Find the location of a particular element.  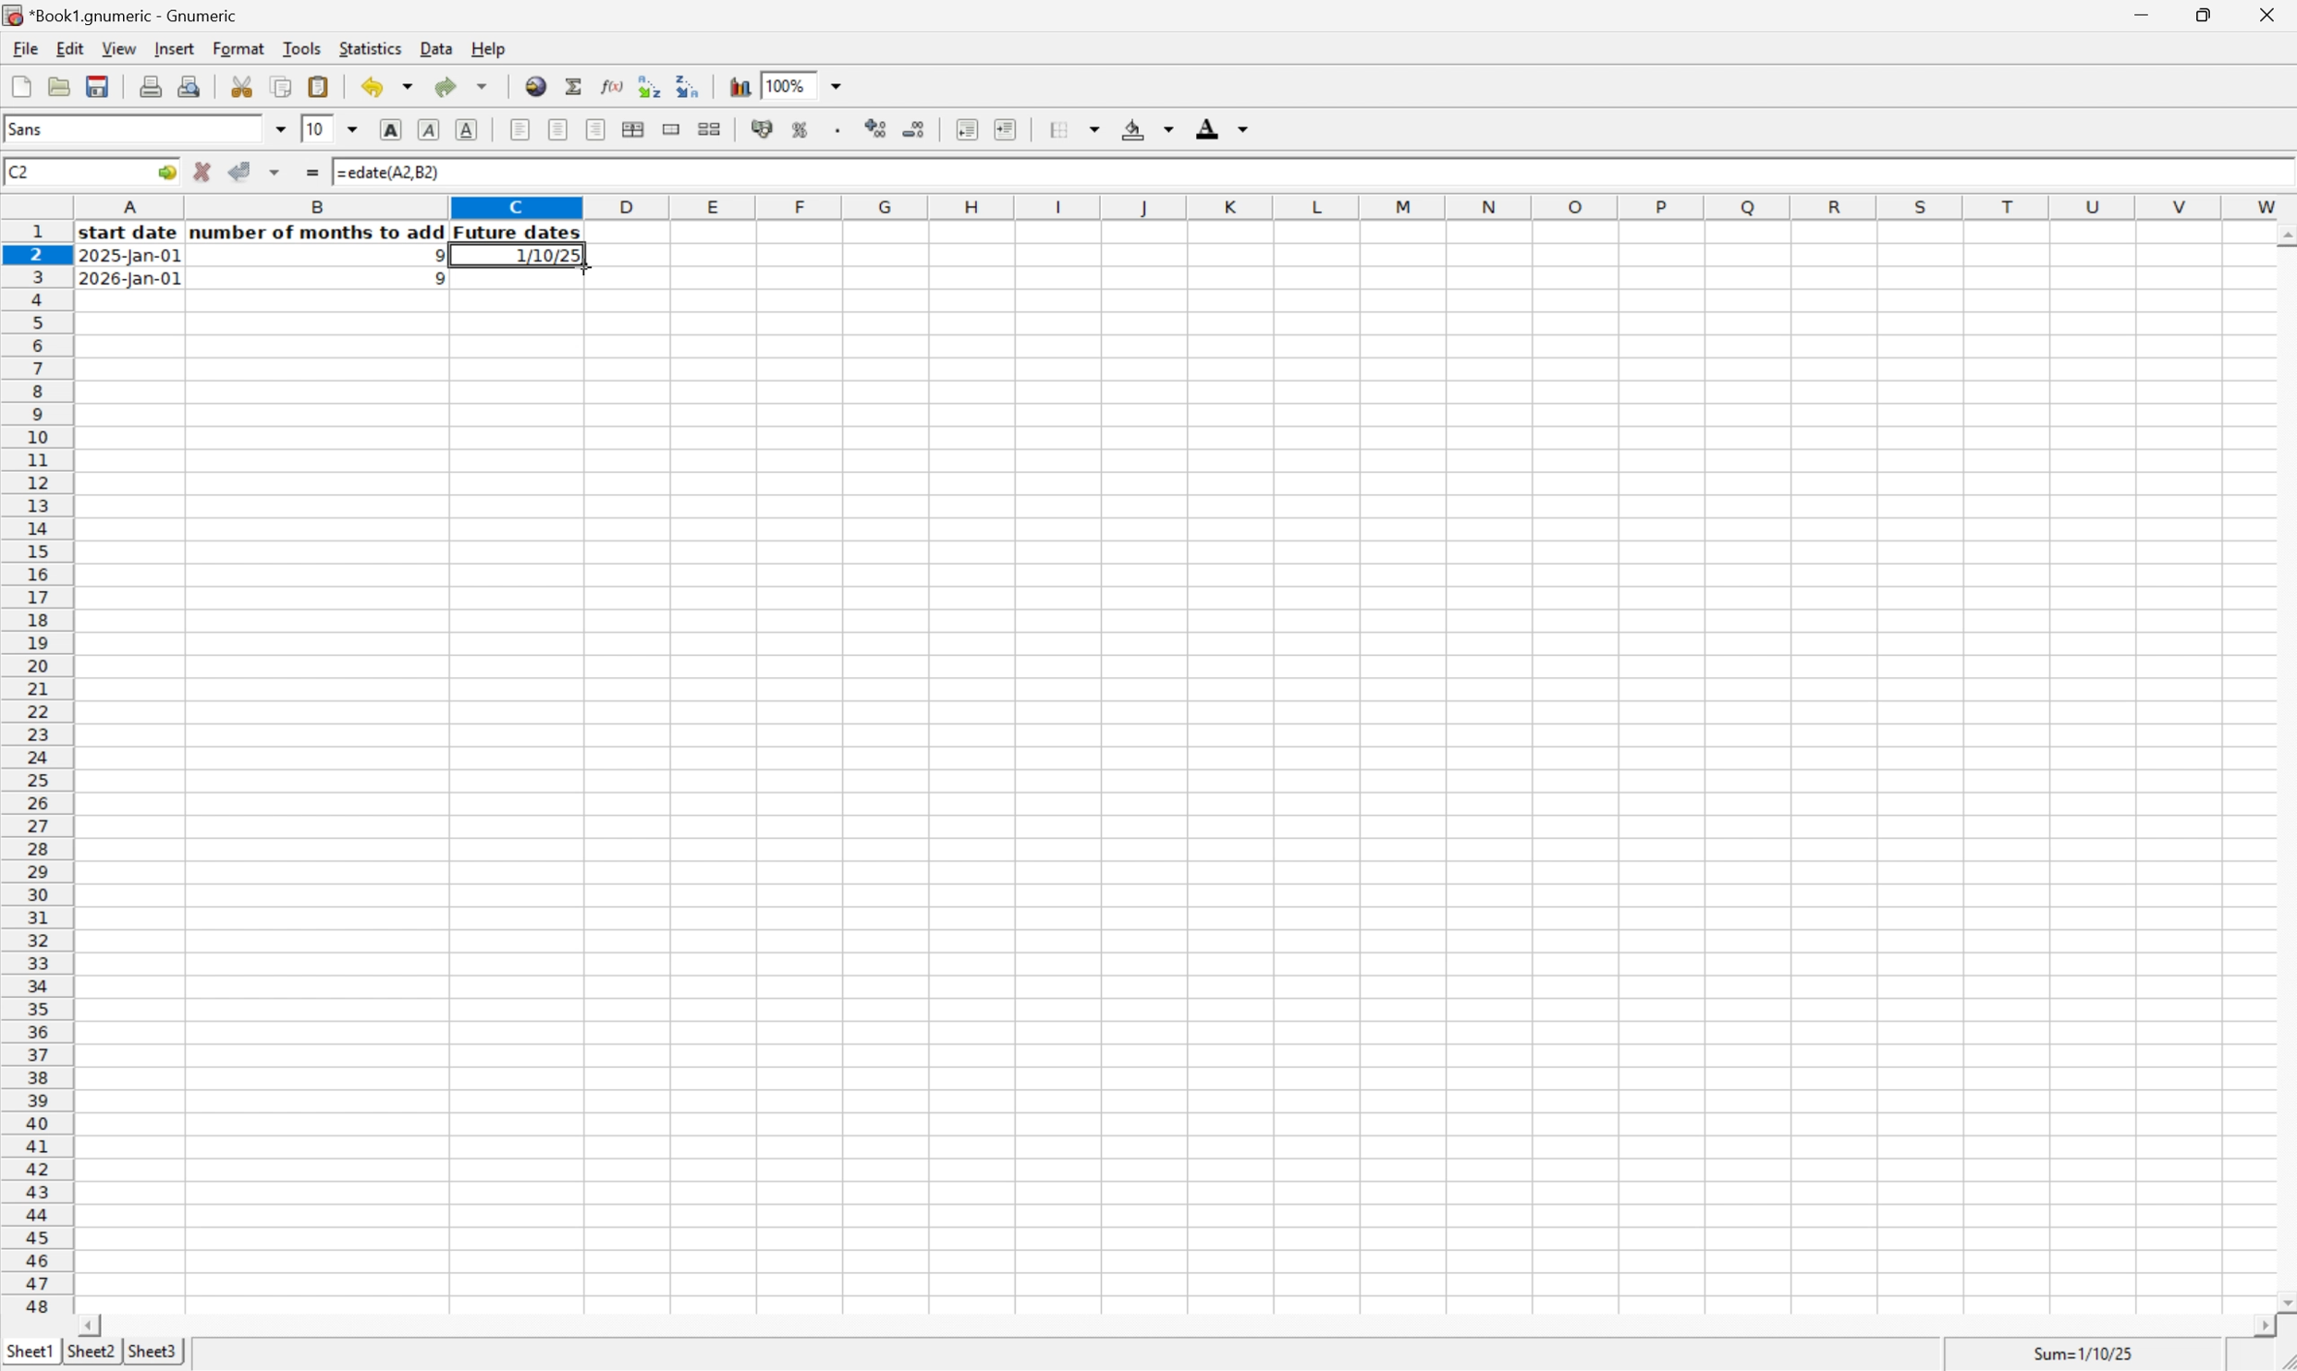

Scroll Down is located at coordinates (2282, 1299).